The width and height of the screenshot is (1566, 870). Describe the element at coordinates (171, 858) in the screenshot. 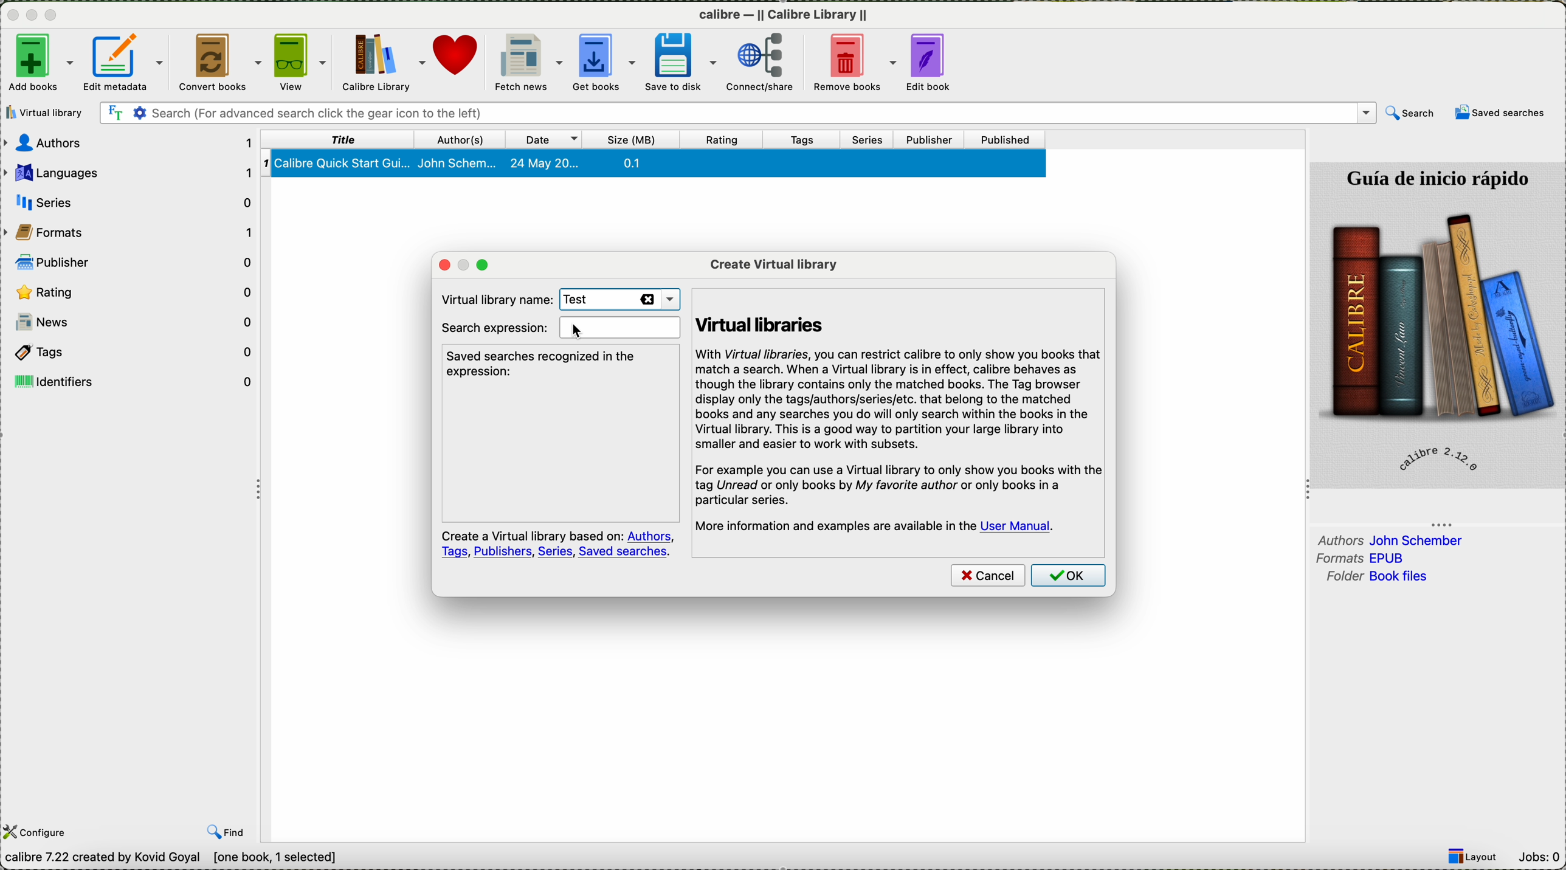

I see `Callibre 7.22 created by Kavid Goyal [one book,1 selected]` at that location.